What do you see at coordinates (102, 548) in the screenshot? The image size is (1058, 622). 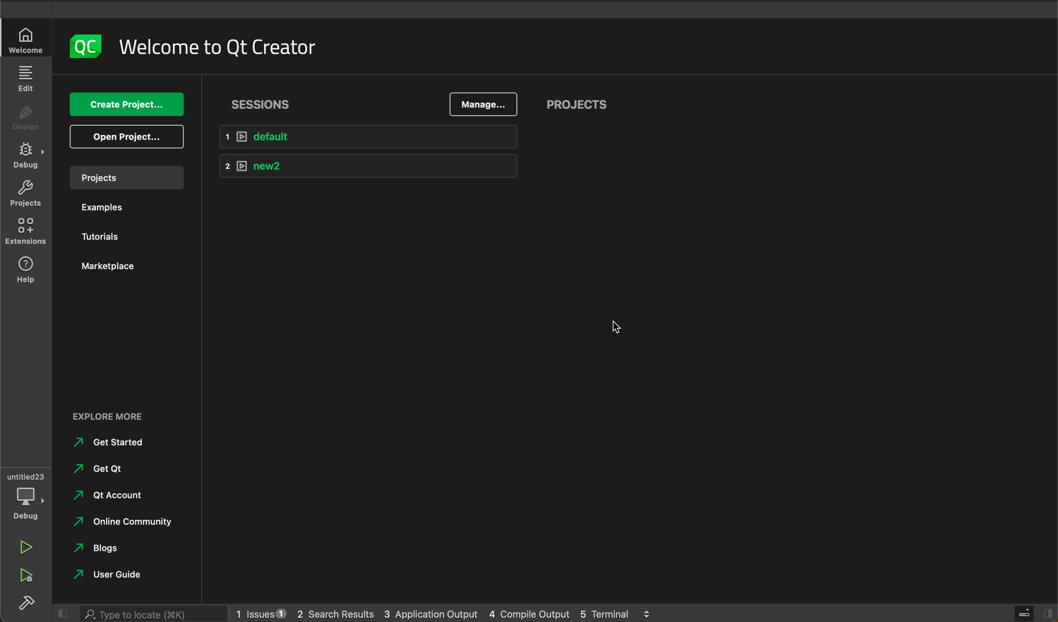 I see `blogs` at bounding box center [102, 548].